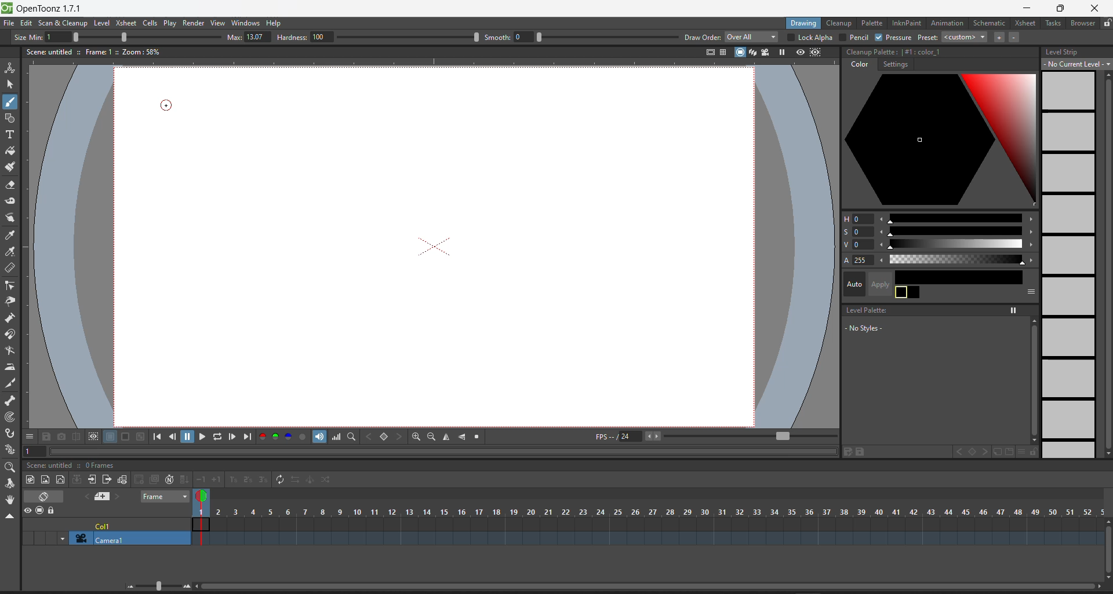  Describe the element at coordinates (809, 37) in the screenshot. I see `lockalpha` at that location.